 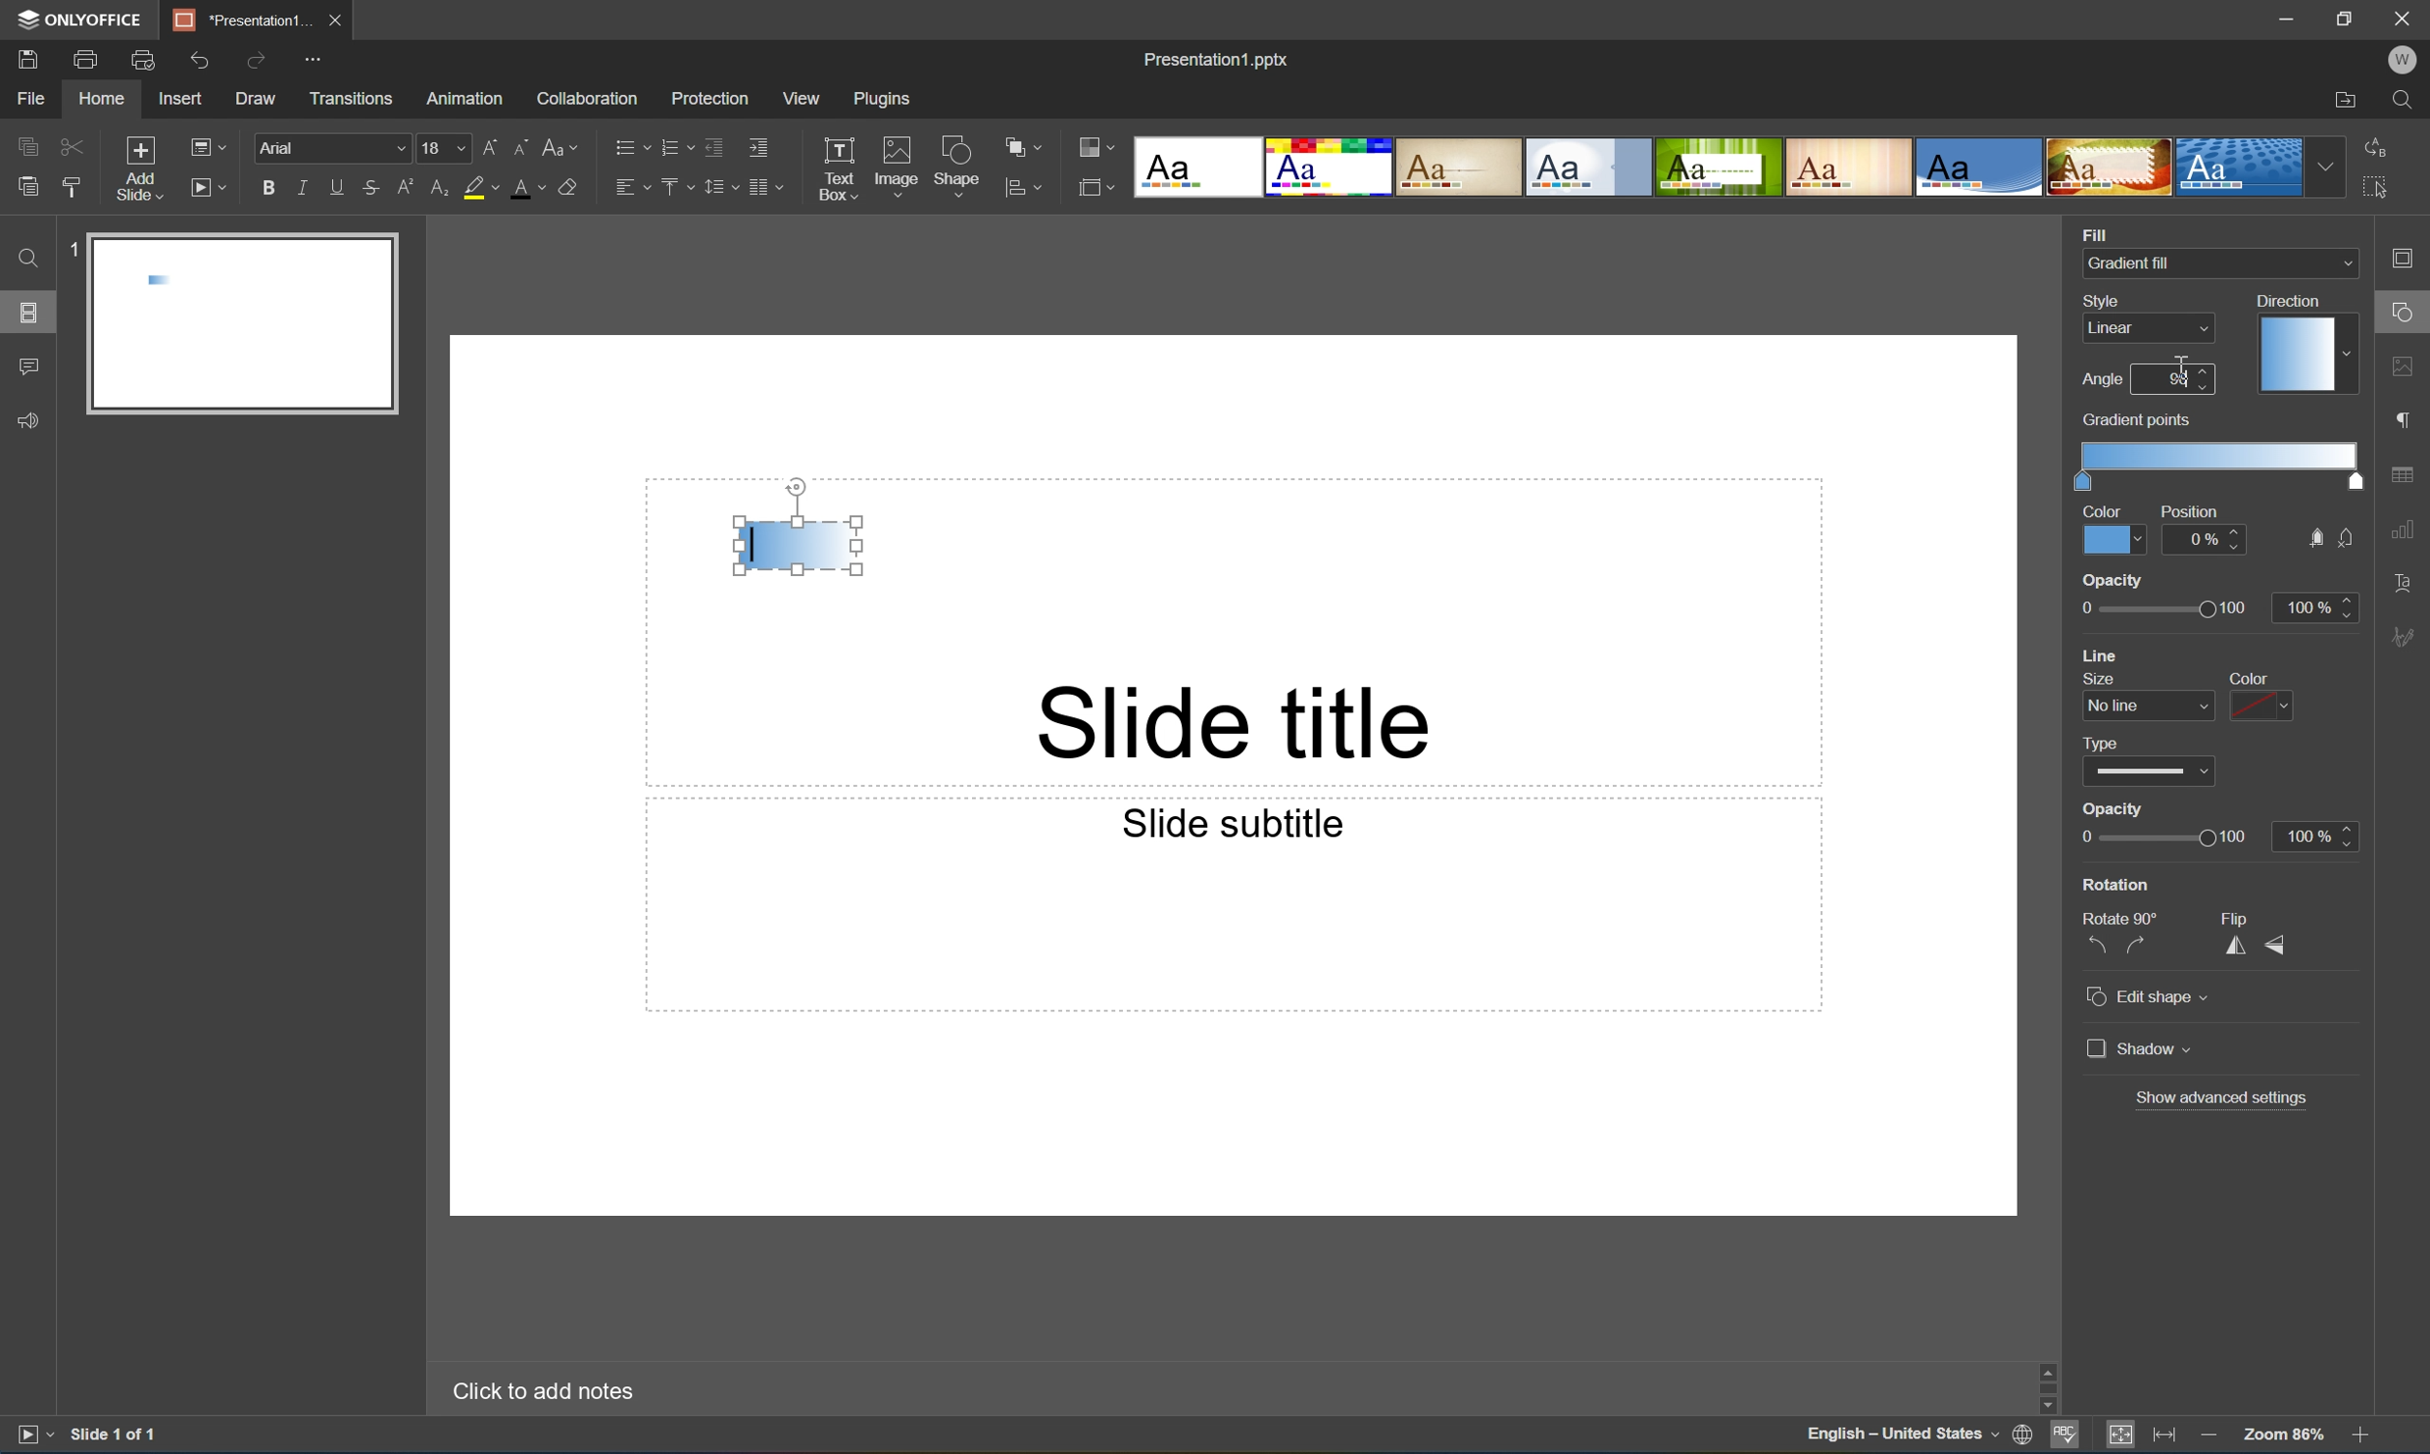 I want to click on Slide settings, so click(x=2408, y=258).